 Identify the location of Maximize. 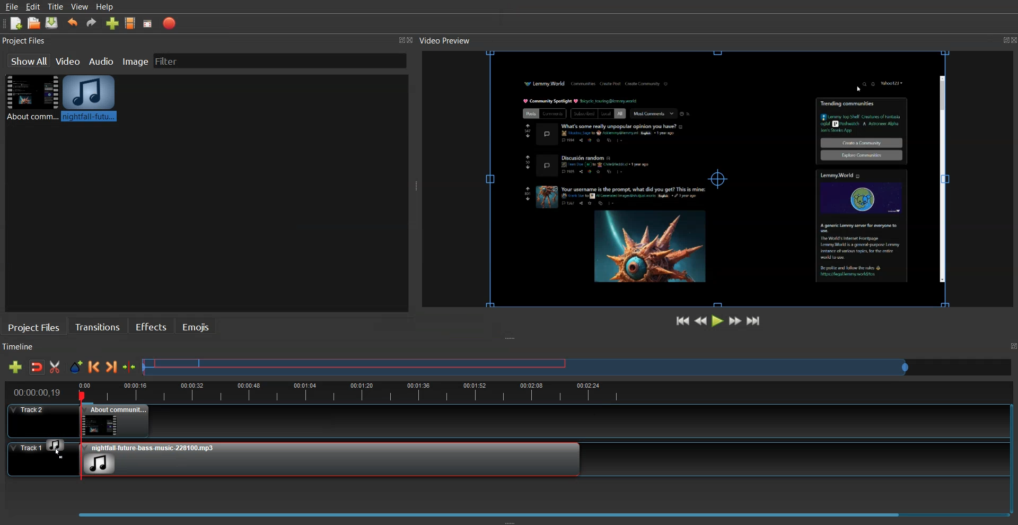
(998, 38).